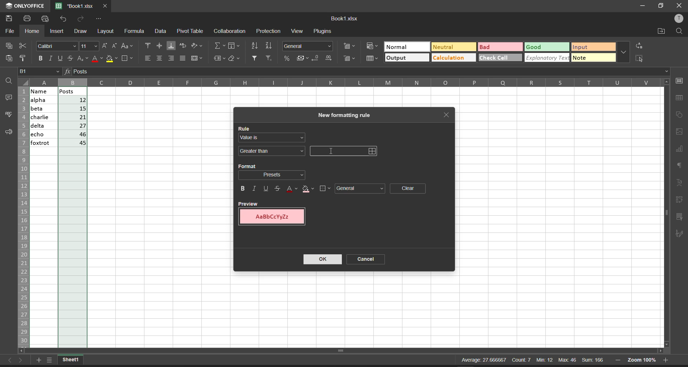 Image resolution: width=688 pixels, height=367 pixels. What do you see at coordinates (60, 59) in the screenshot?
I see `underline` at bounding box center [60, 59].